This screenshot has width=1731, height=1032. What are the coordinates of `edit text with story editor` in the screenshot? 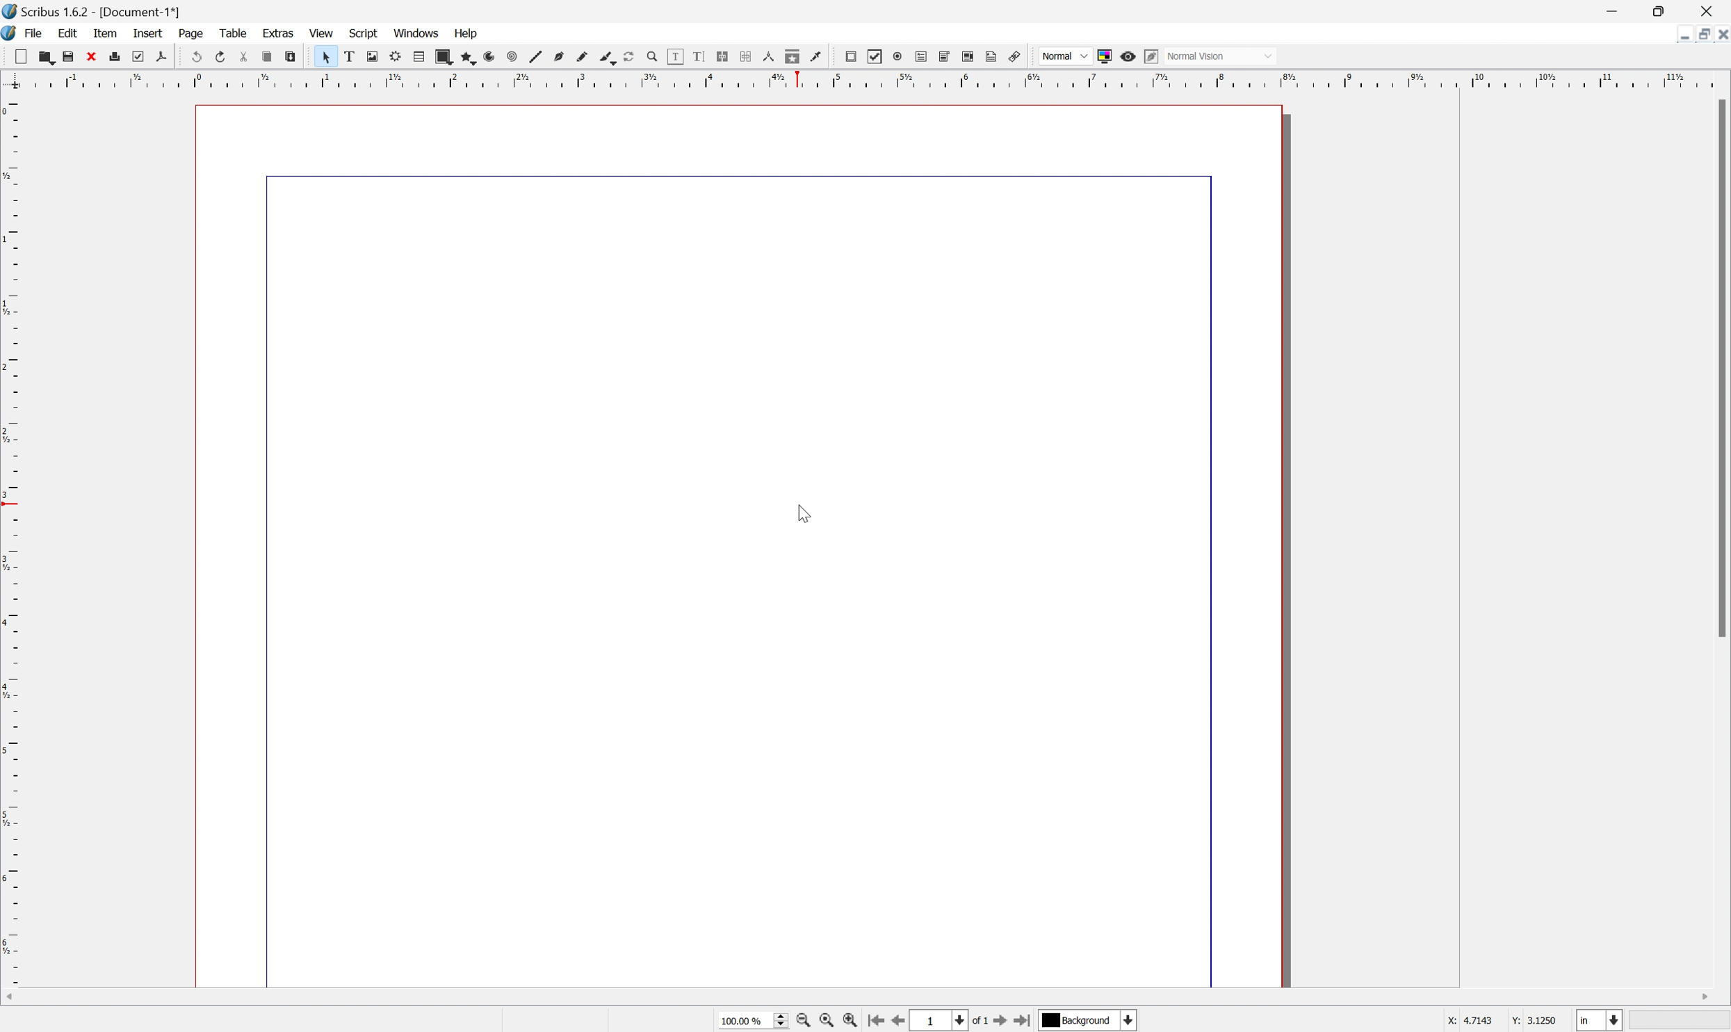 It's located at (698, 56).